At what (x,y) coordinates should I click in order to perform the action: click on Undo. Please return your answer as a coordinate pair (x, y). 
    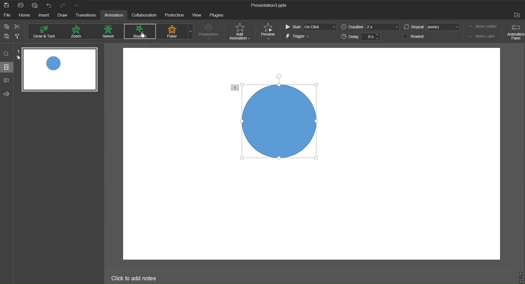
    Looking at the image, I should click on (48, 5).